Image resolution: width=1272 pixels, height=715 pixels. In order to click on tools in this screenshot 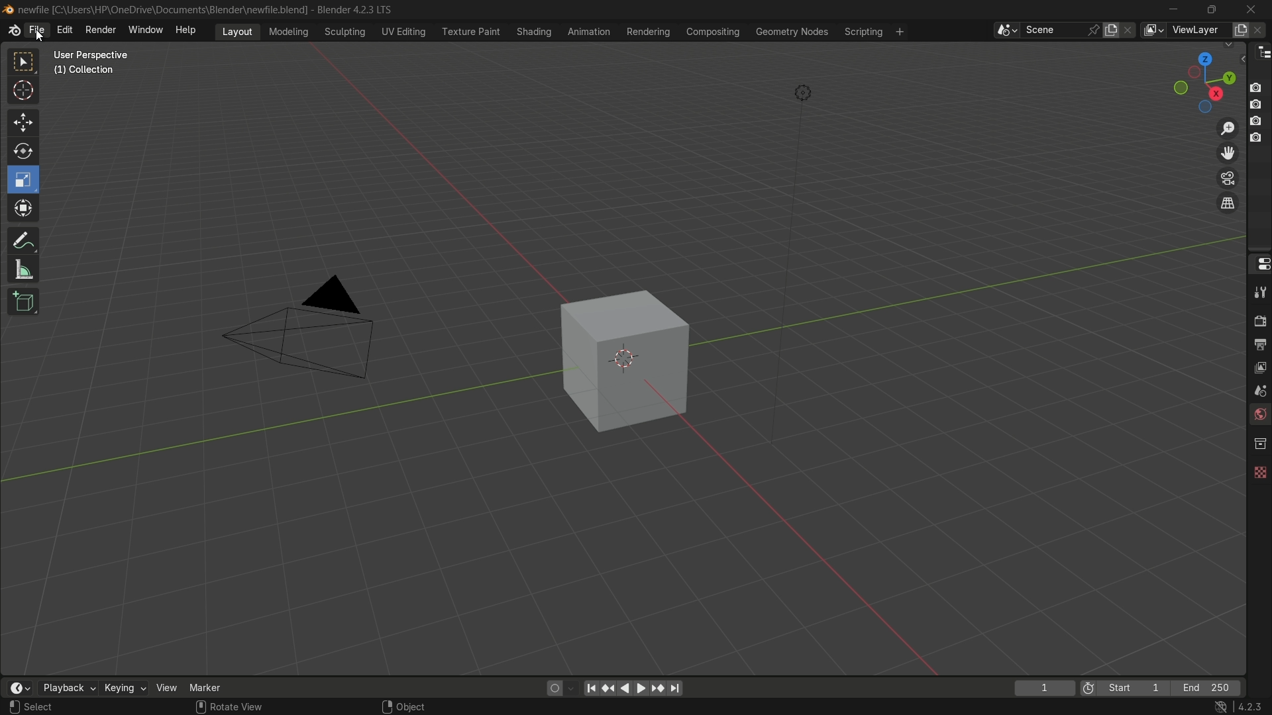, I will do `click(1259, 292)`.